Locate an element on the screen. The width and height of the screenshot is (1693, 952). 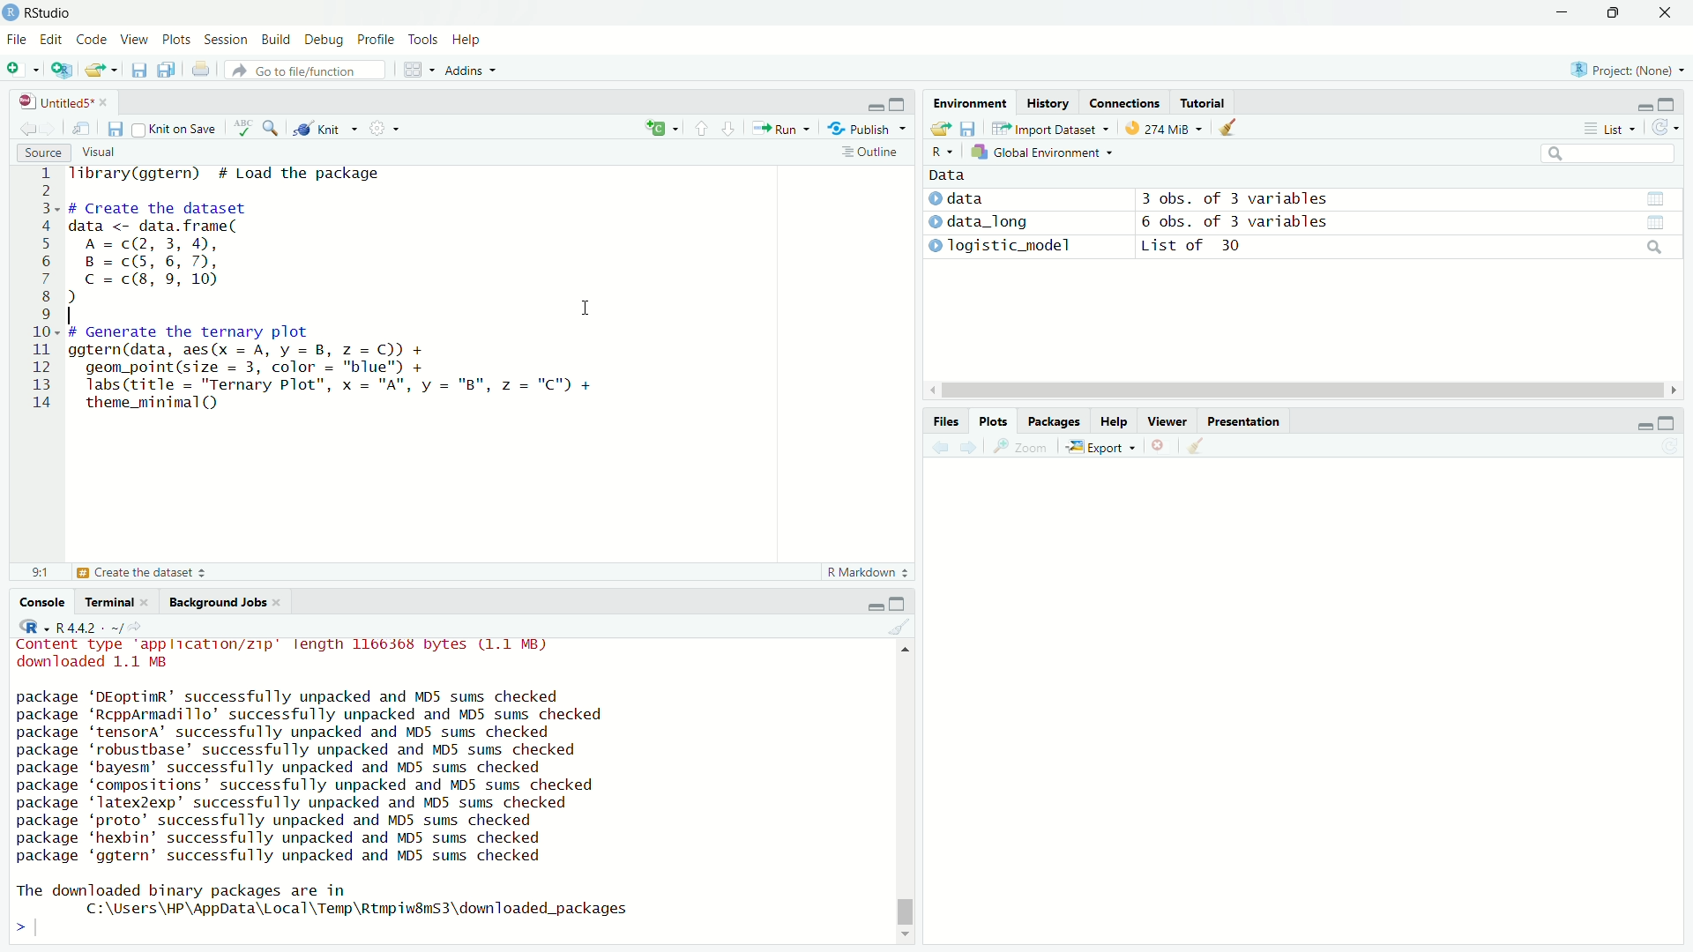
1
2
3.
4
5
6
7
8
9
10
11
12
13
14 is located at coordinates (46, 292).